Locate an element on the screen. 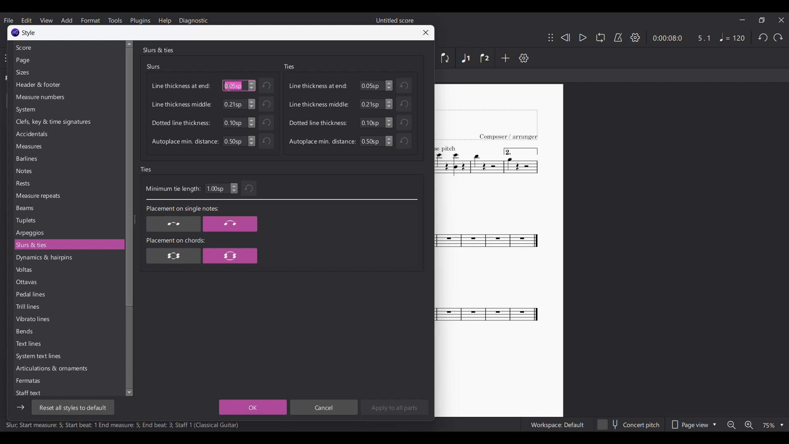 The image size is (789, 444). Text lines is located at coordinates (68, 344).